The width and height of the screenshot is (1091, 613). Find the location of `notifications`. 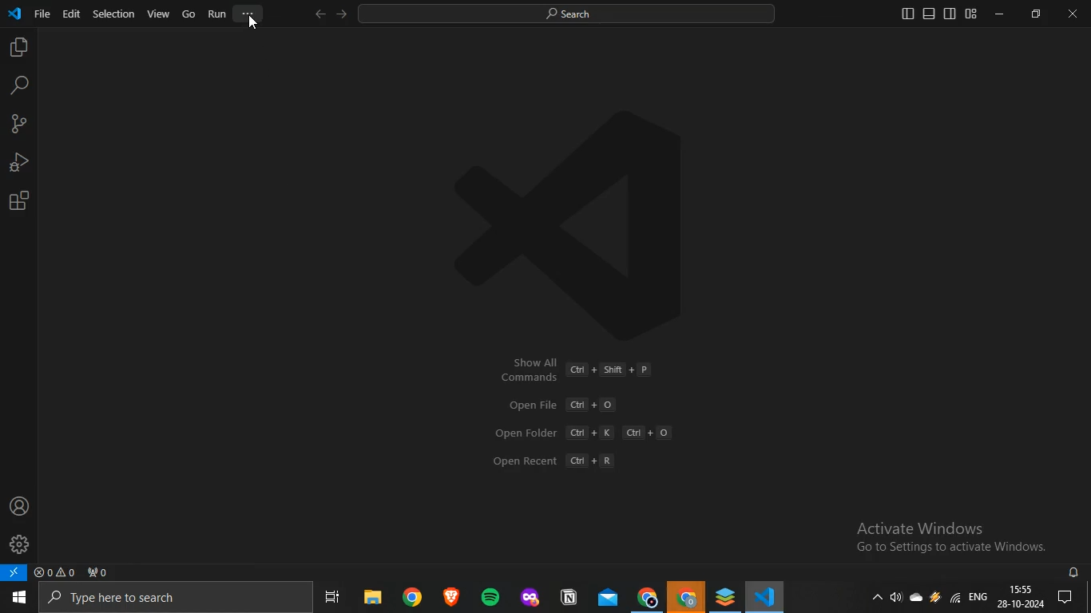

notifications is located at coordinates (1075, 573).